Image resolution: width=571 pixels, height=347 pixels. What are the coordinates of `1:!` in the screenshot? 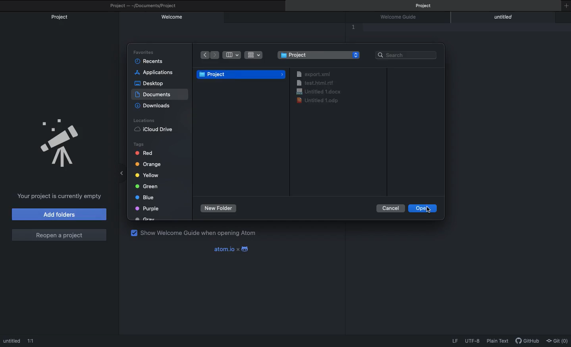 It's located at (32, 341).